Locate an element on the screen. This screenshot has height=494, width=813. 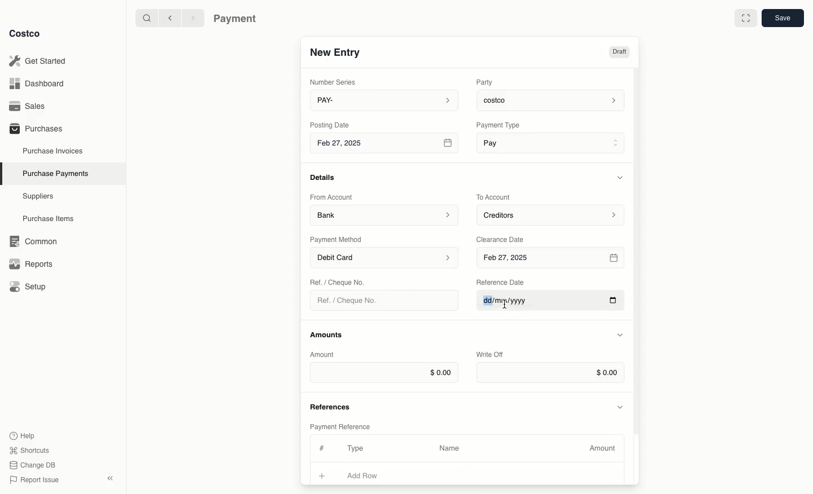
Name is located at coordinates (449, 448).